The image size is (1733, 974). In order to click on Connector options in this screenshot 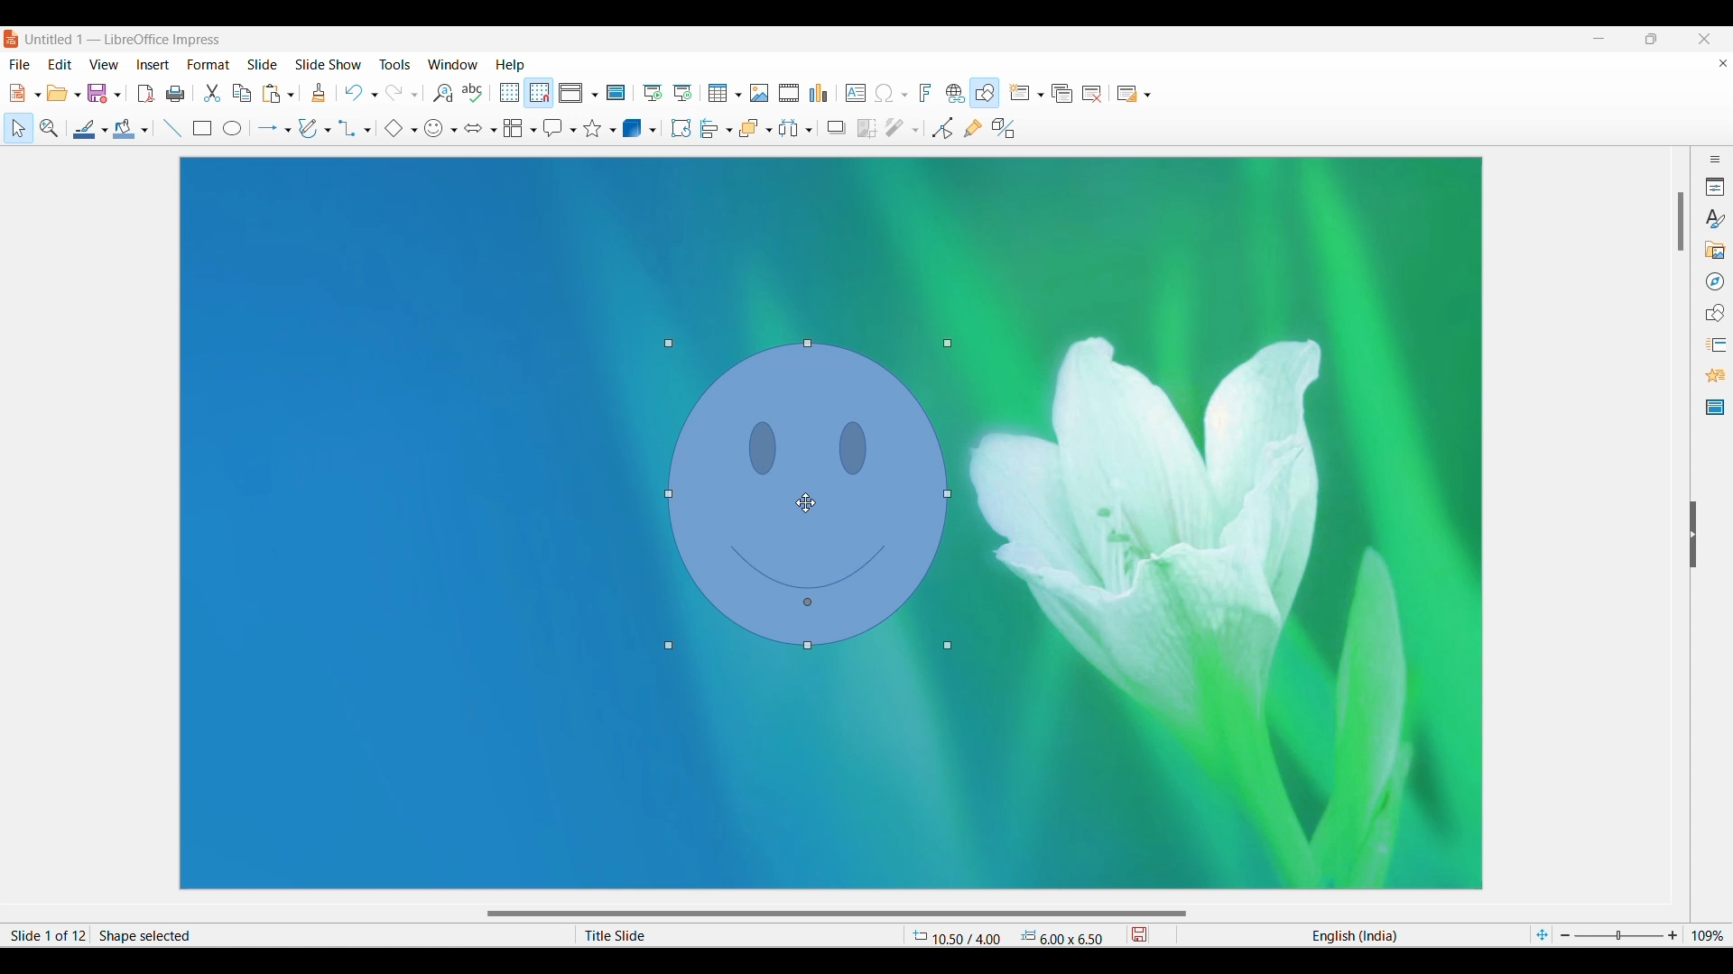, I will do `click(367, 131)`.